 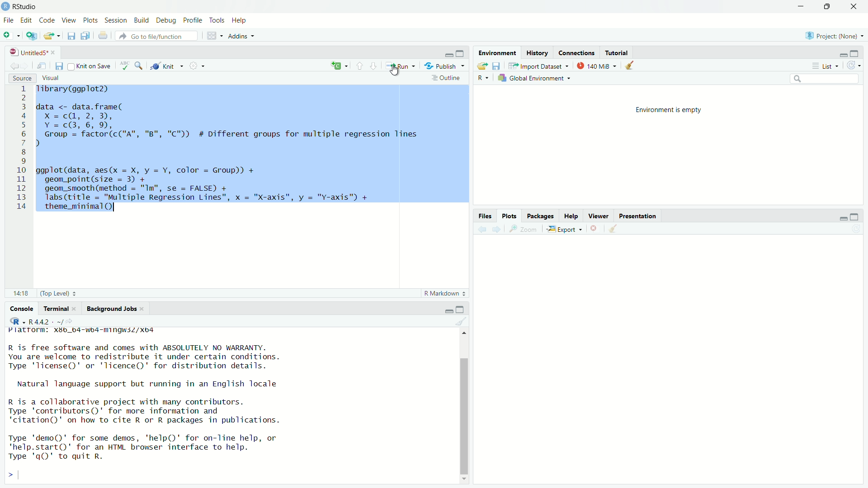 What do you see at coordinates (42, 292) in the screenshot?
I see `81 (Top Level) :` at bounding box center [42, 292].